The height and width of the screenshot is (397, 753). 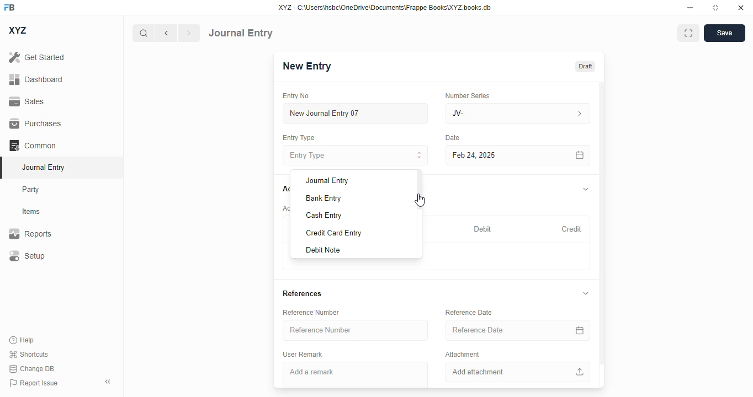 What do you see at coordinates (17, 30) in the screenshot?
I see `XYZ` at bounding box center [17, 30].